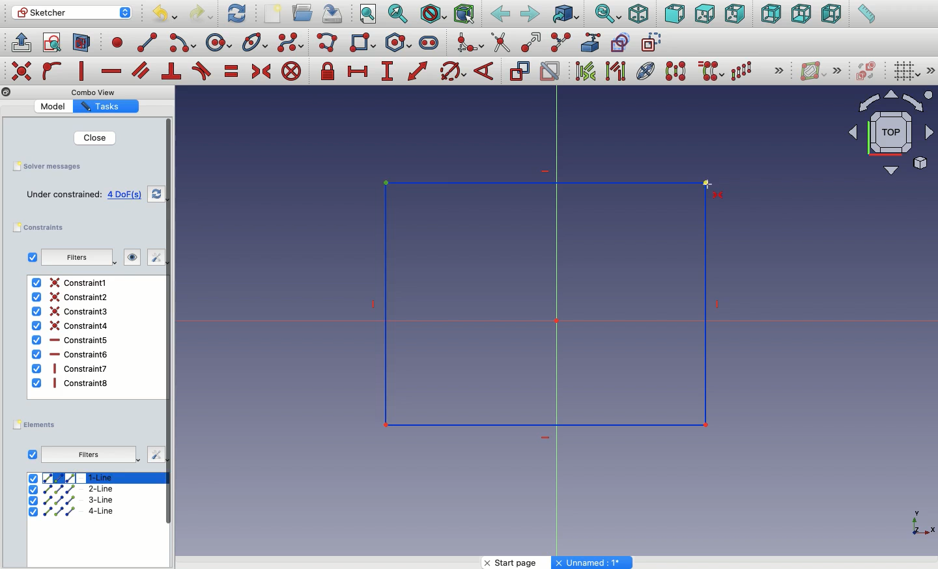 The height and width of the screenshot is (569, 938). Describe the element at coordinates (69, 283) in the screenshot. I see `Constraint1` at that location.